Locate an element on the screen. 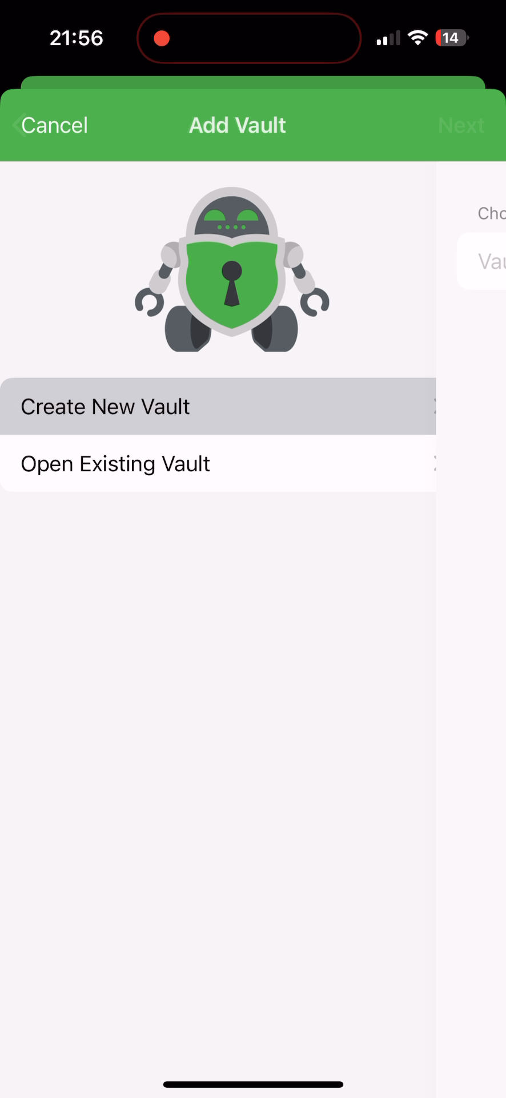  21:56 is located at coordinates (75, 40).